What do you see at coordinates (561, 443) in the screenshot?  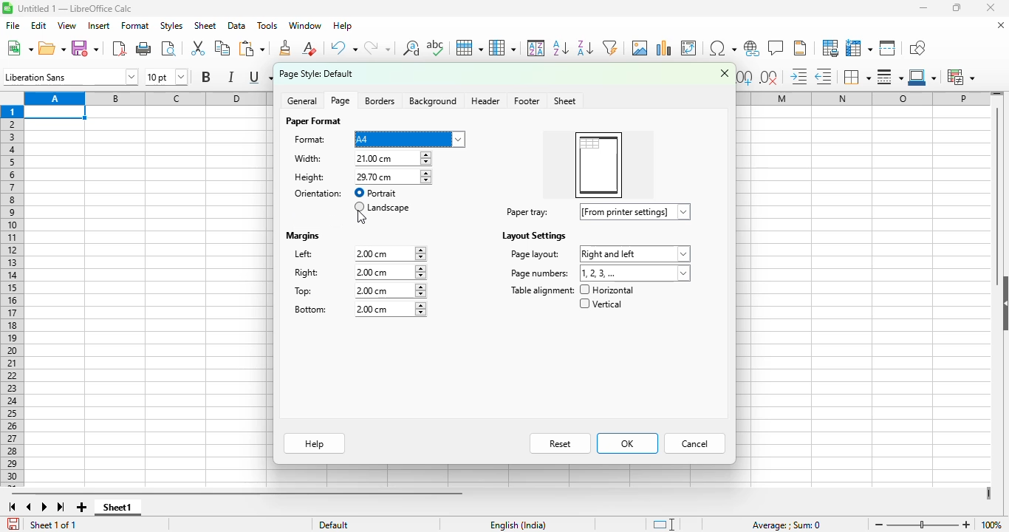 I see `reset` at bounding box center [561, 443].